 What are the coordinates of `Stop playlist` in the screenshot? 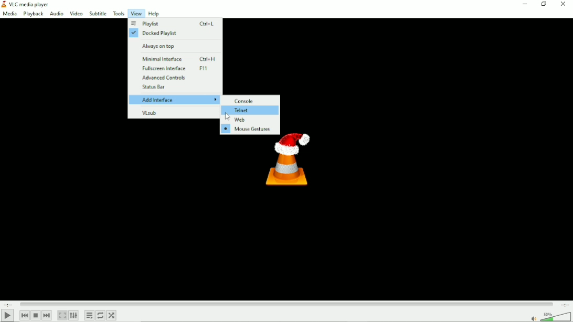 It's located at (36, 315).